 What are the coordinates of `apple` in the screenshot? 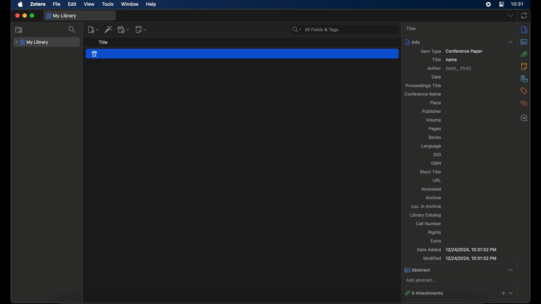 It's located at (21, 4).